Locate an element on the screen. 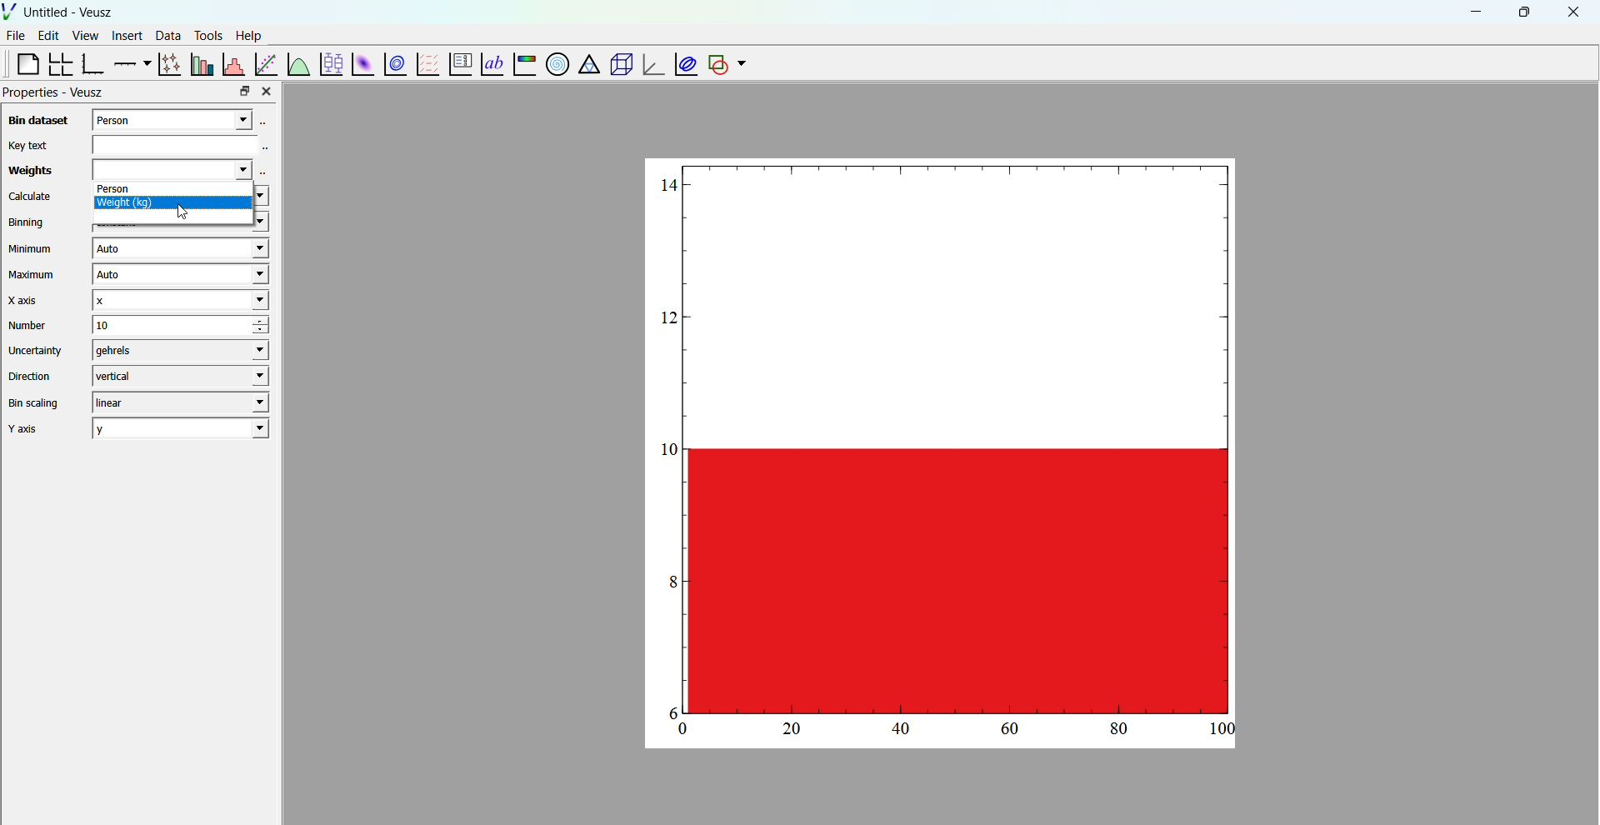  plot 2d dataset as an image is located at coordinates (360, 64).